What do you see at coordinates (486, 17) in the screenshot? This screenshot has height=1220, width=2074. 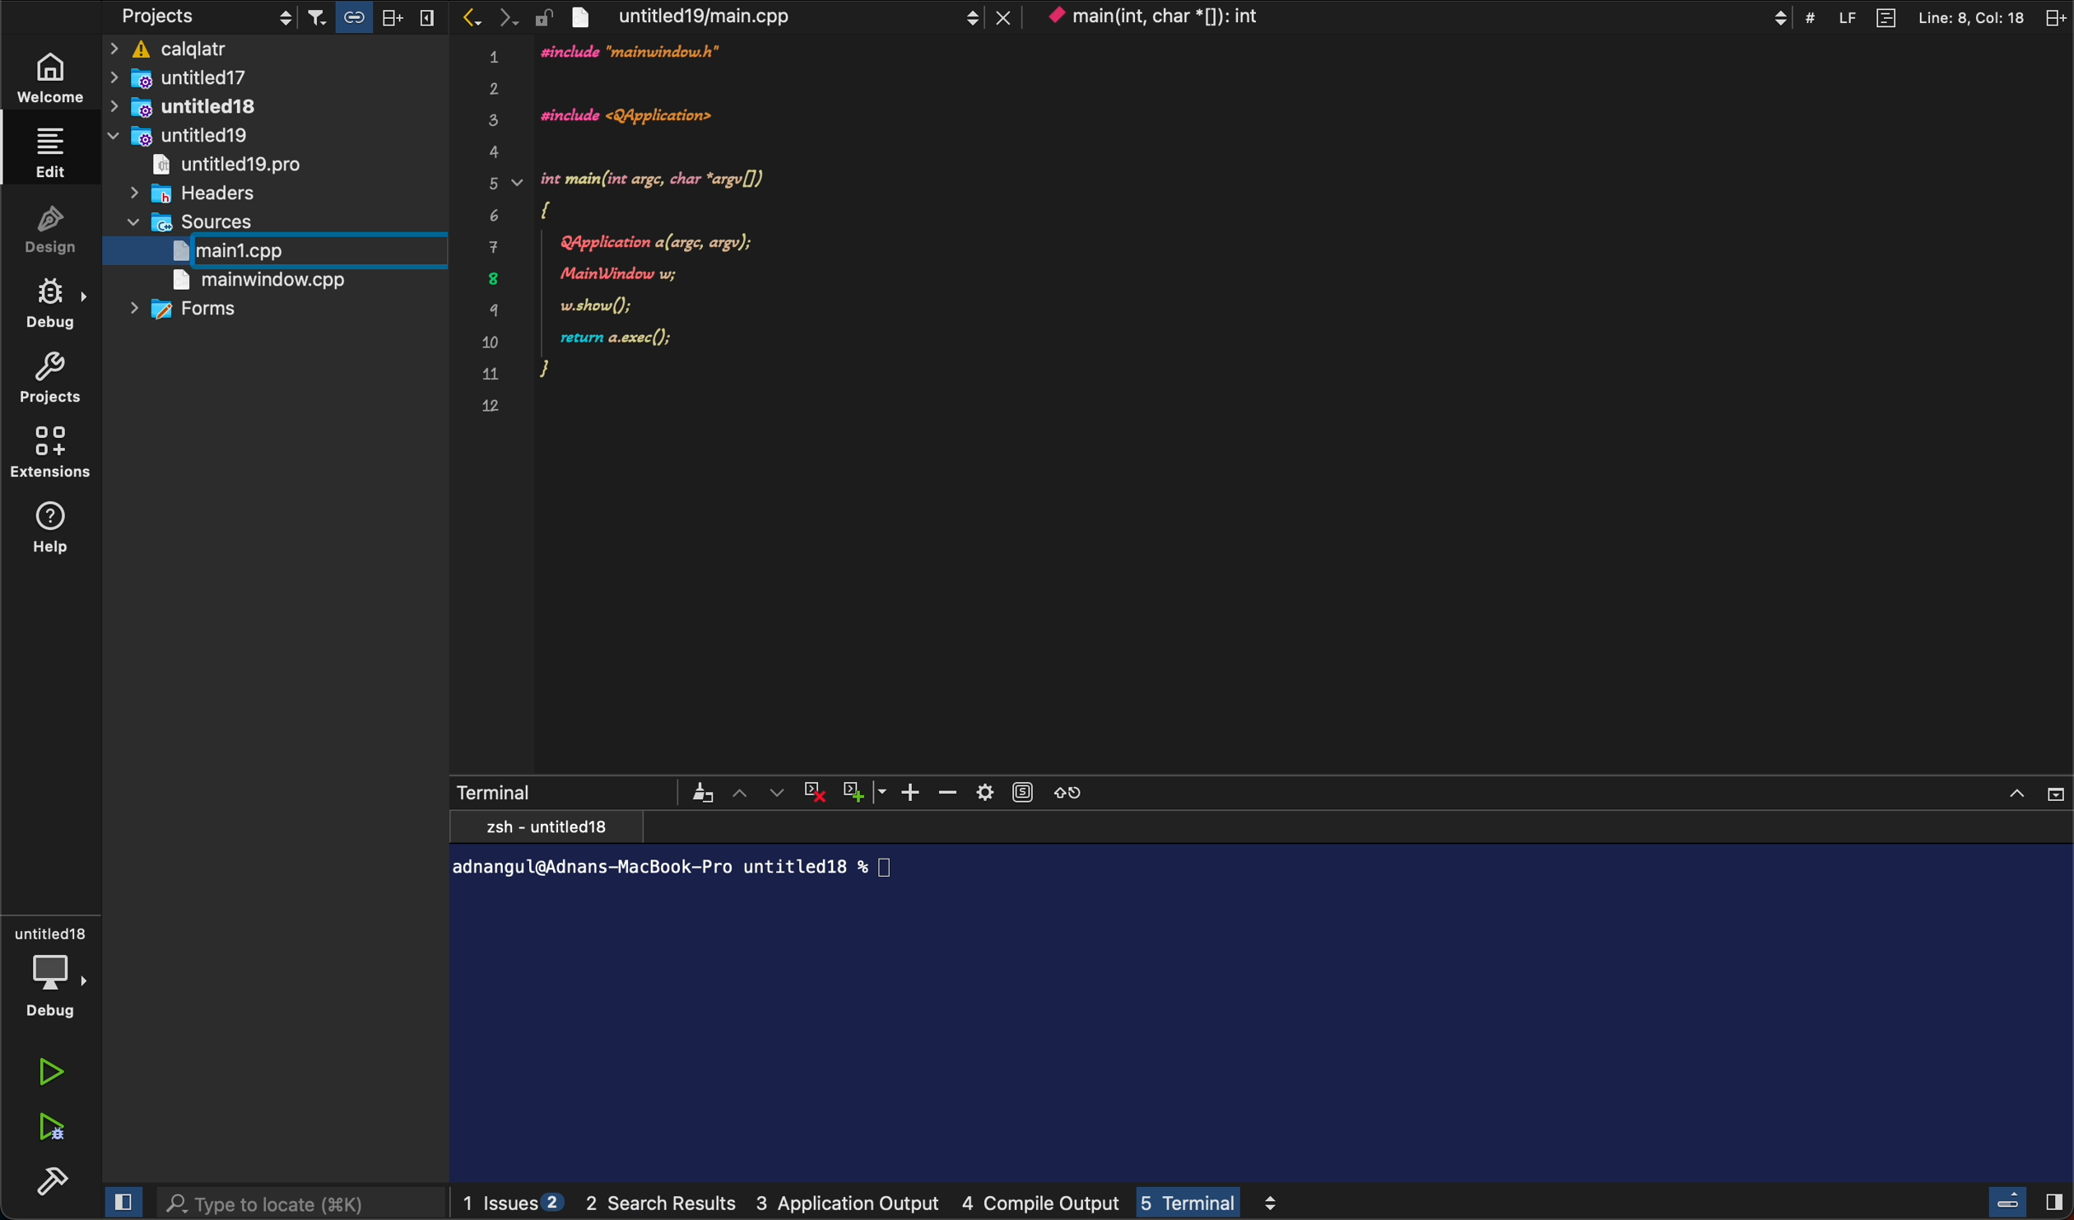 I see `arrows` at bounding box center [486, 17].